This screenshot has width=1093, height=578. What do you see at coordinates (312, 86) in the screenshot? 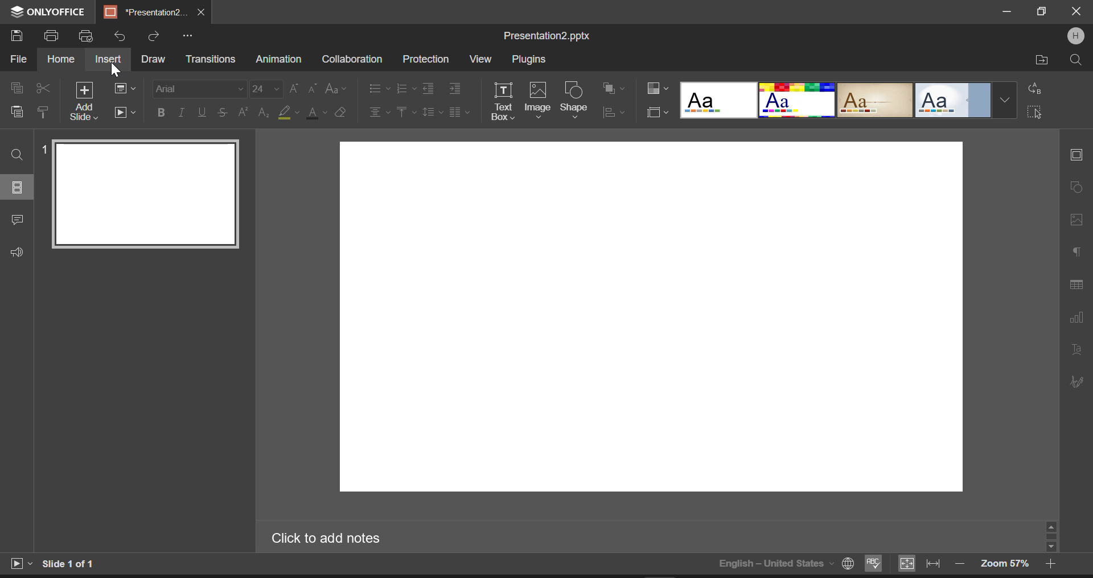
I see `Decrease Font Size` at bounding box center [312, 86].